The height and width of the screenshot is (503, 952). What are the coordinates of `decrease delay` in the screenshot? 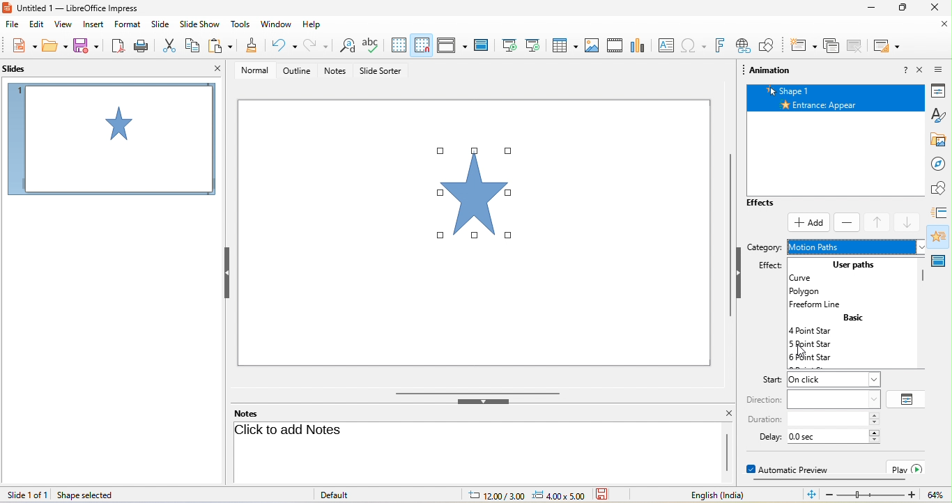 It's located at (875, 440).